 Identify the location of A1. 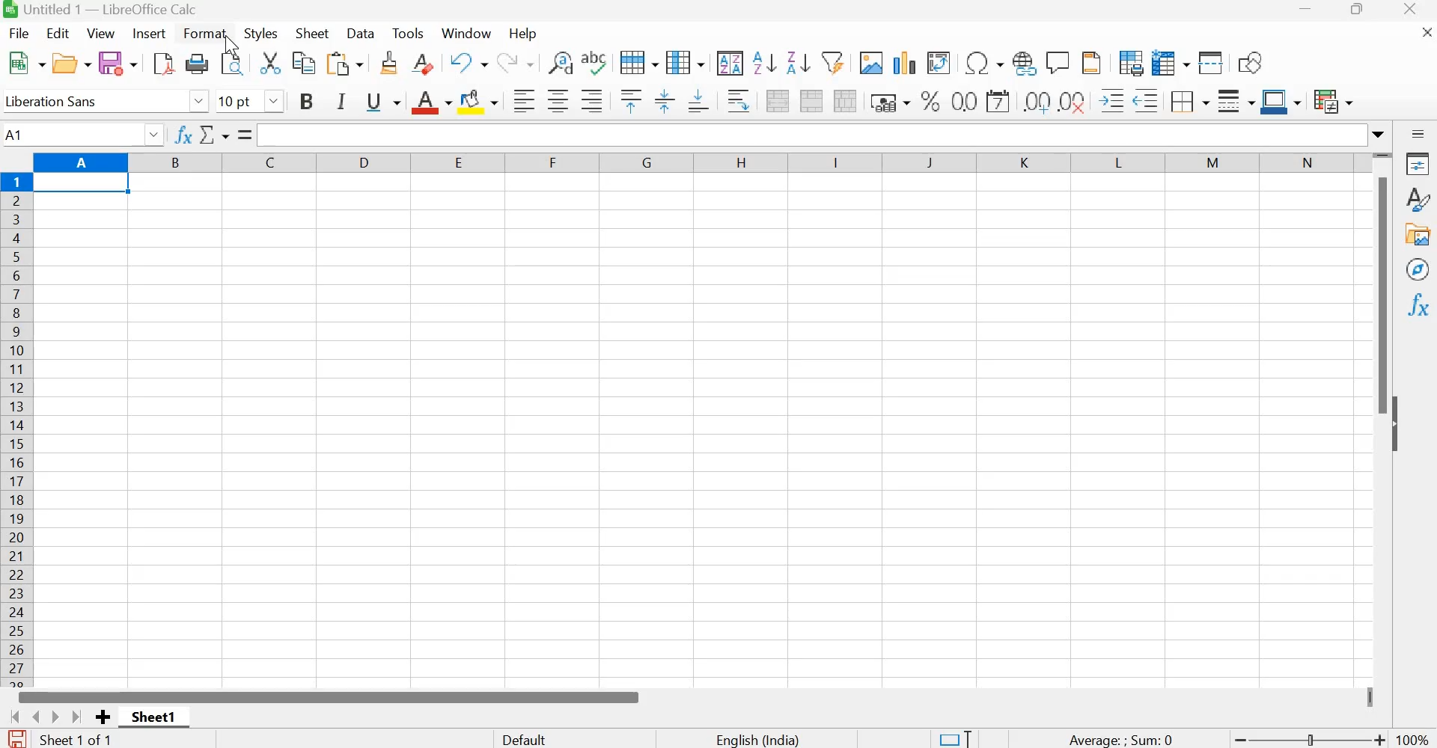
(85, 132).